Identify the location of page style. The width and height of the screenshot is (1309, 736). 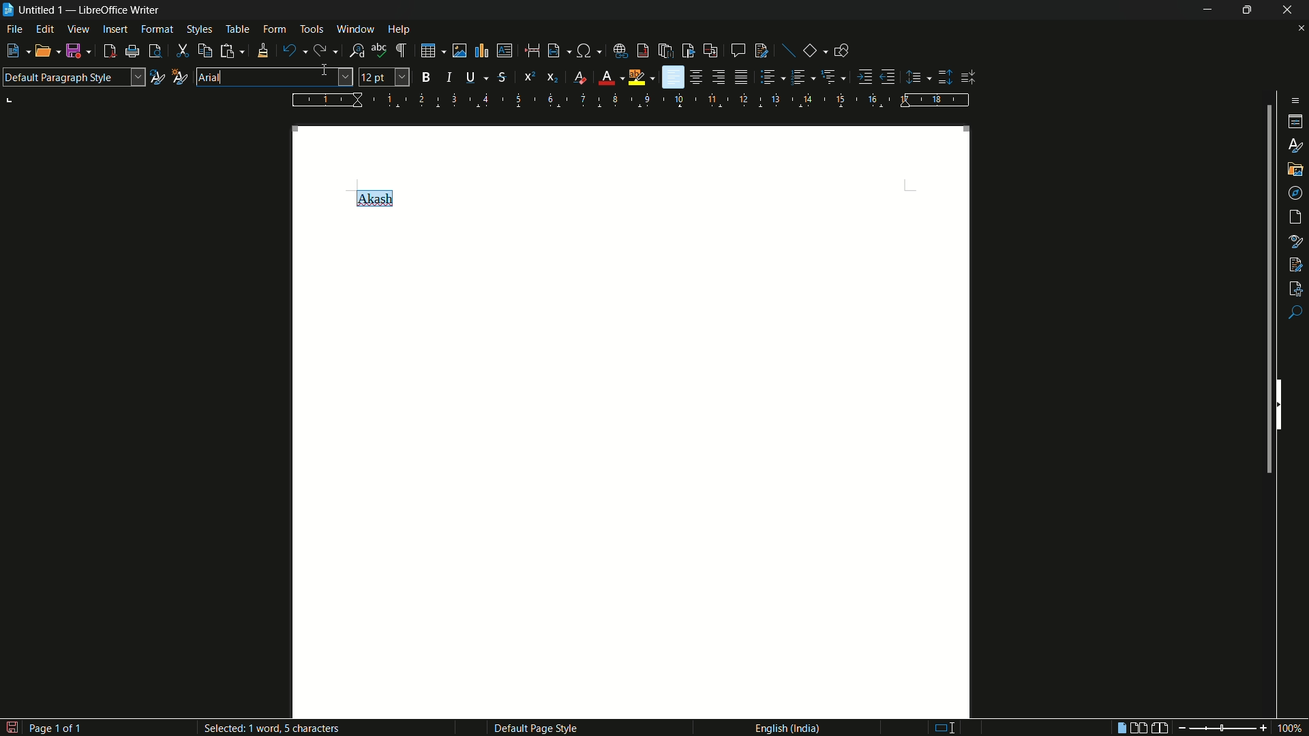
(535, 728).